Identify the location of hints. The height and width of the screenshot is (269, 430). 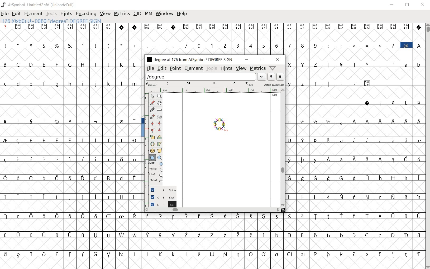
(226, 68).